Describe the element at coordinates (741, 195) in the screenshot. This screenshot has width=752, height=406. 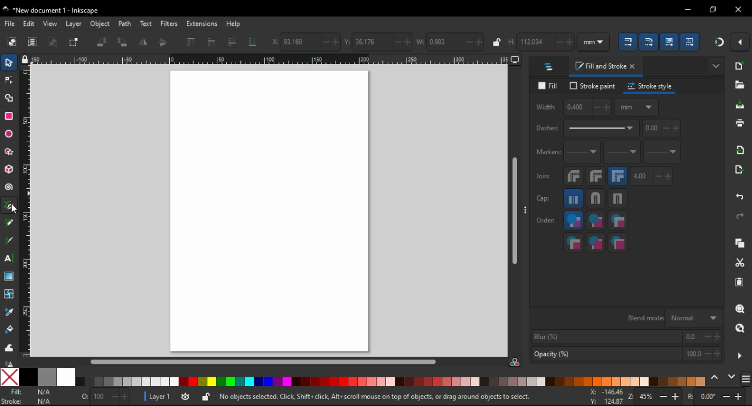
I see `undo` at that location.